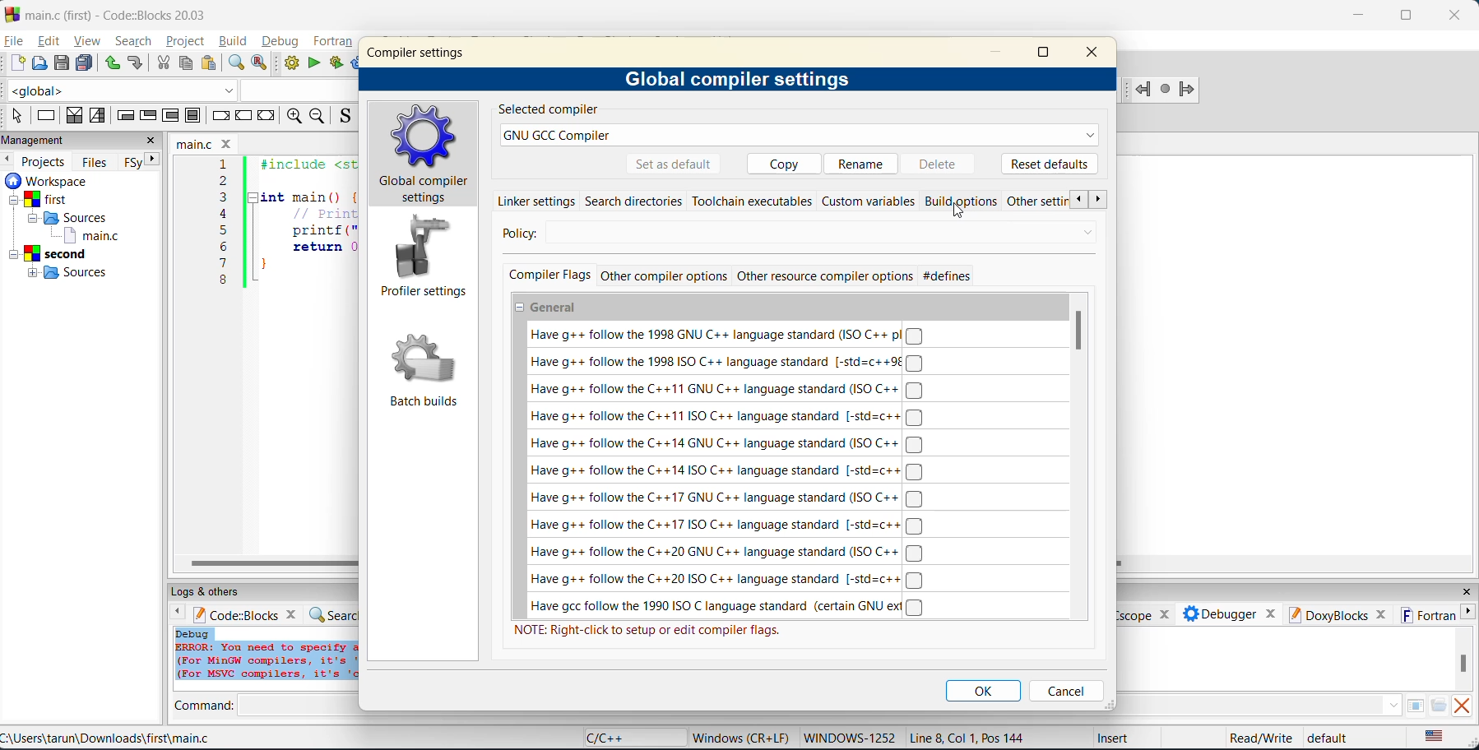 This screenshot has width=1479, height=750. I want to click on toolchain executables, so click(752, 201).